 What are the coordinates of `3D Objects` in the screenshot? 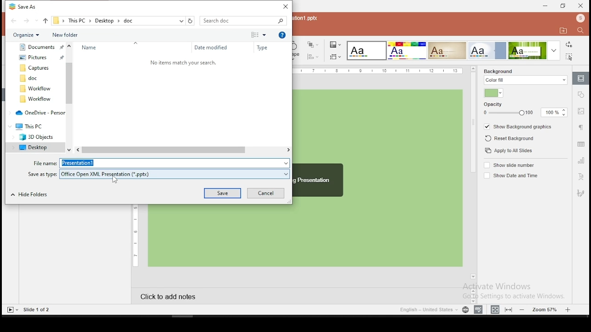 It's located at (34, 137).